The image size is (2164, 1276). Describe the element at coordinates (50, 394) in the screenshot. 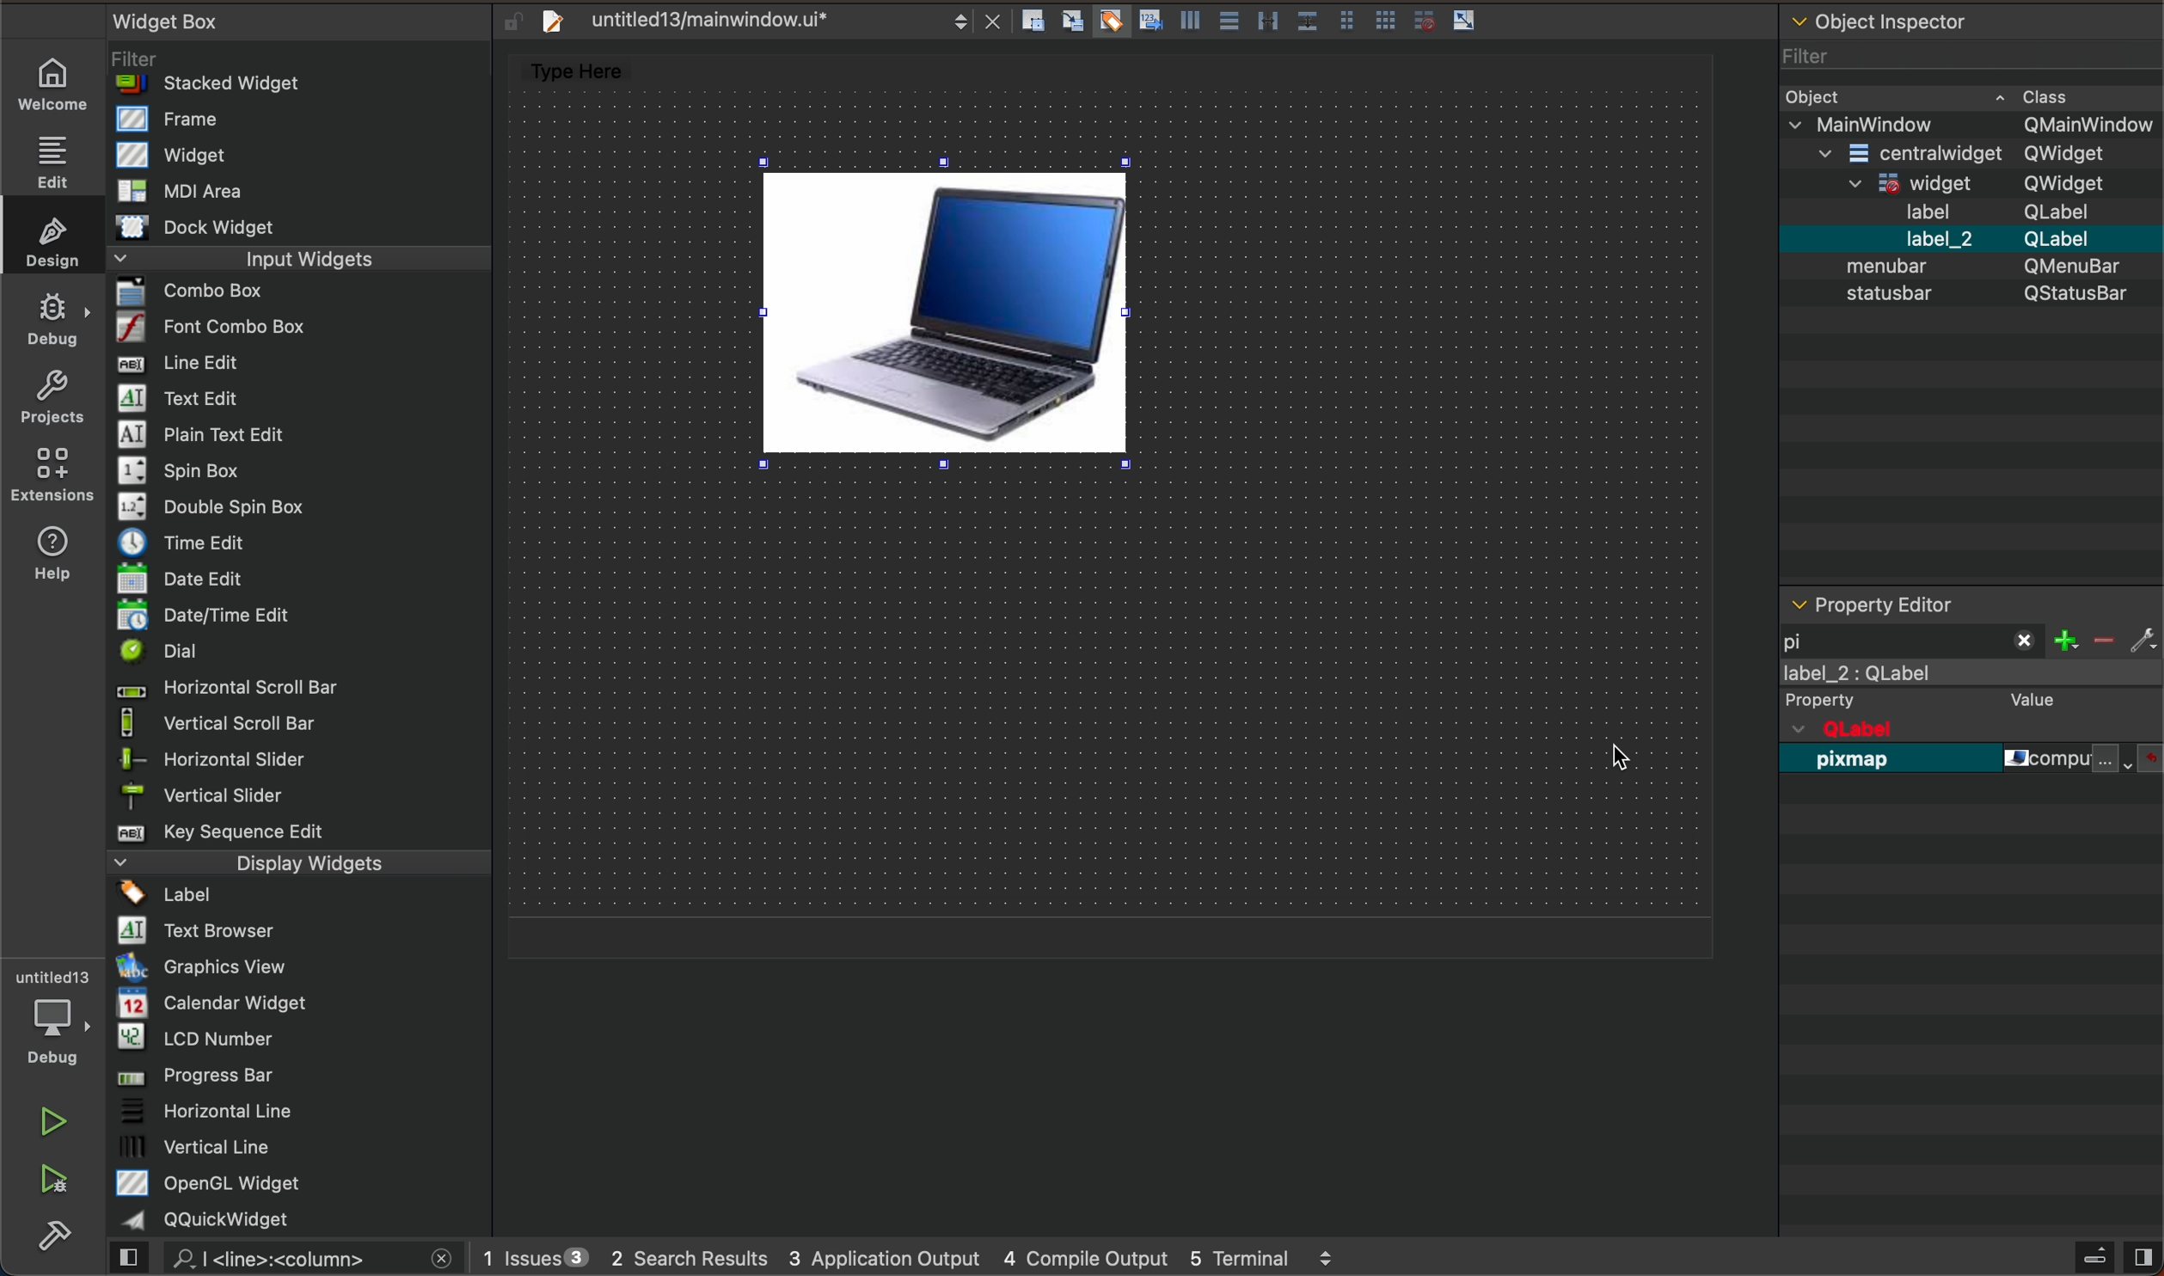

I see `projects` at that location.